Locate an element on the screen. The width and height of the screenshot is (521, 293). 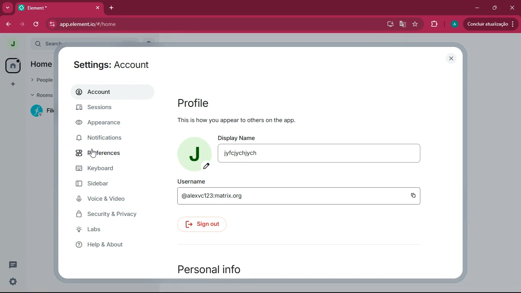
close tab is located at coordinates (98, 8).